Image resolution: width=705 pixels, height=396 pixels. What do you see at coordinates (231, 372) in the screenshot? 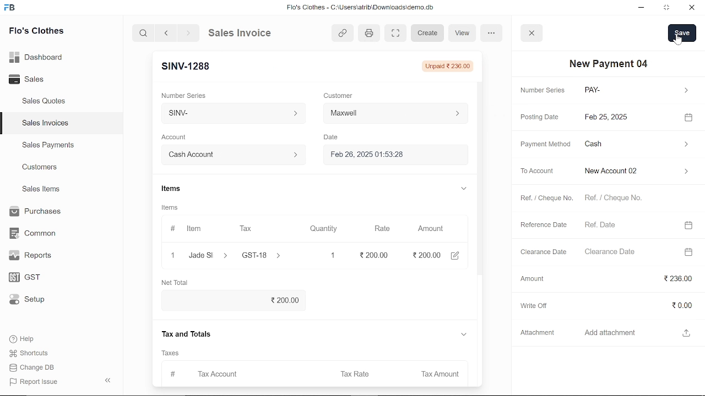
I see `Tax Account` at bounding box center [231, 372].